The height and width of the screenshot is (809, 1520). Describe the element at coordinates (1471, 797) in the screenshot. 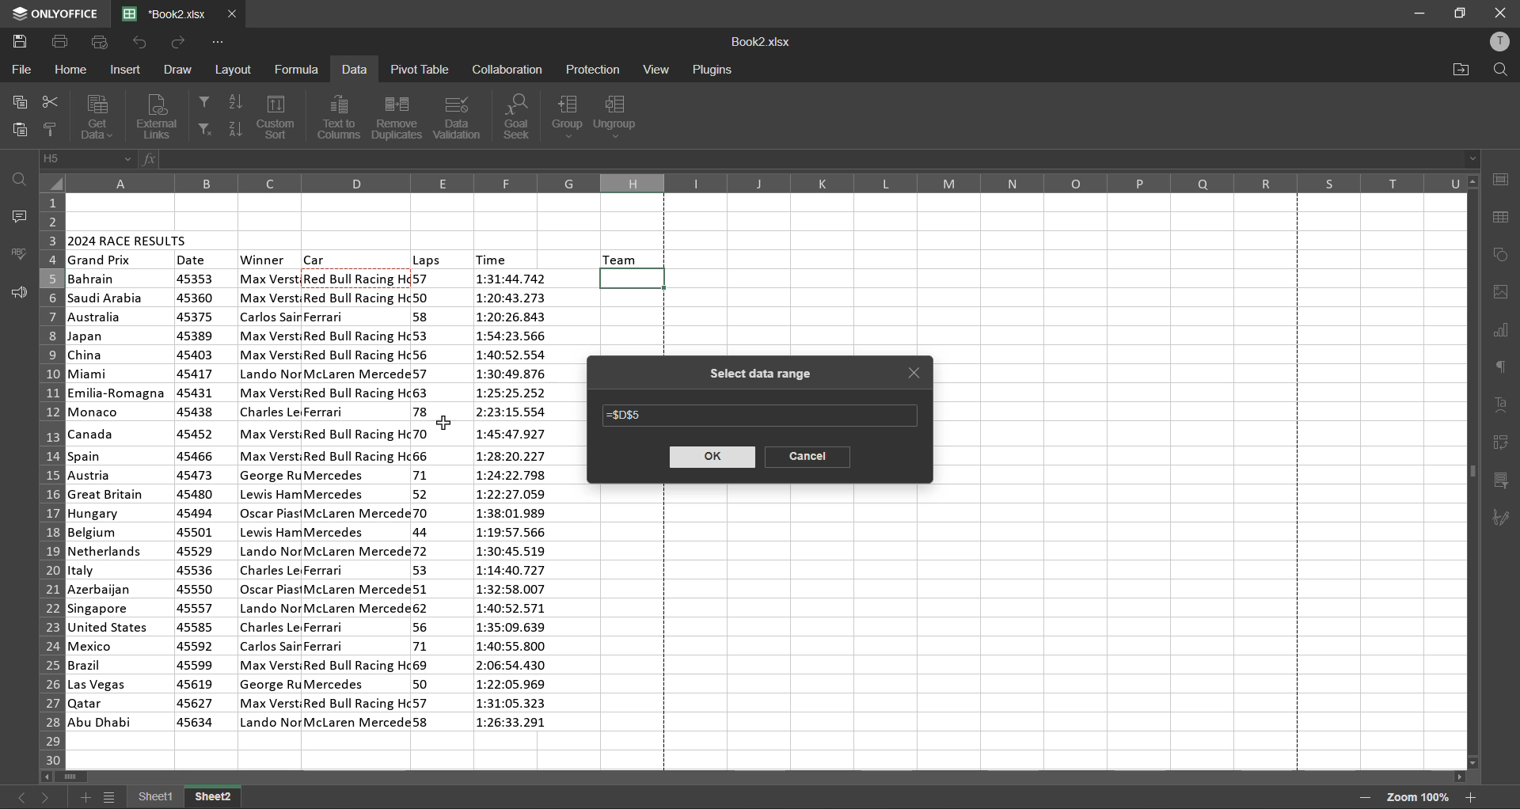

I see `zoom in` at that location.